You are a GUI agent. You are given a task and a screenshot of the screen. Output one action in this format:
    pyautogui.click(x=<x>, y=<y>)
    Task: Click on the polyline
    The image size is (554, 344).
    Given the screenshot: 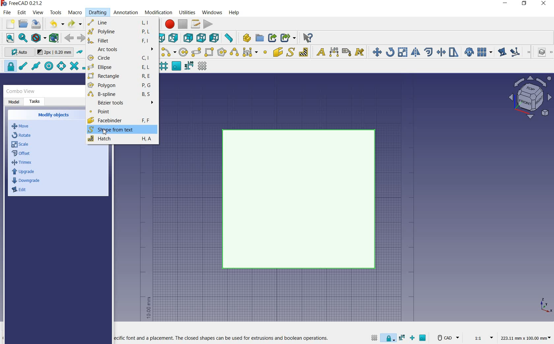 What is the action you would take?
    pyautogui.click(x=120, y=31)
    